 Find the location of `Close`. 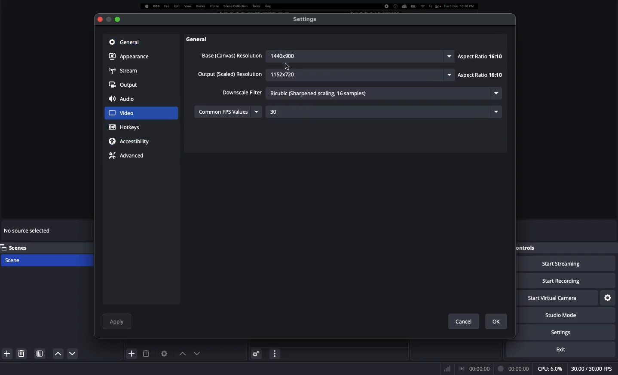

Close is located at coordinates (99, 20).